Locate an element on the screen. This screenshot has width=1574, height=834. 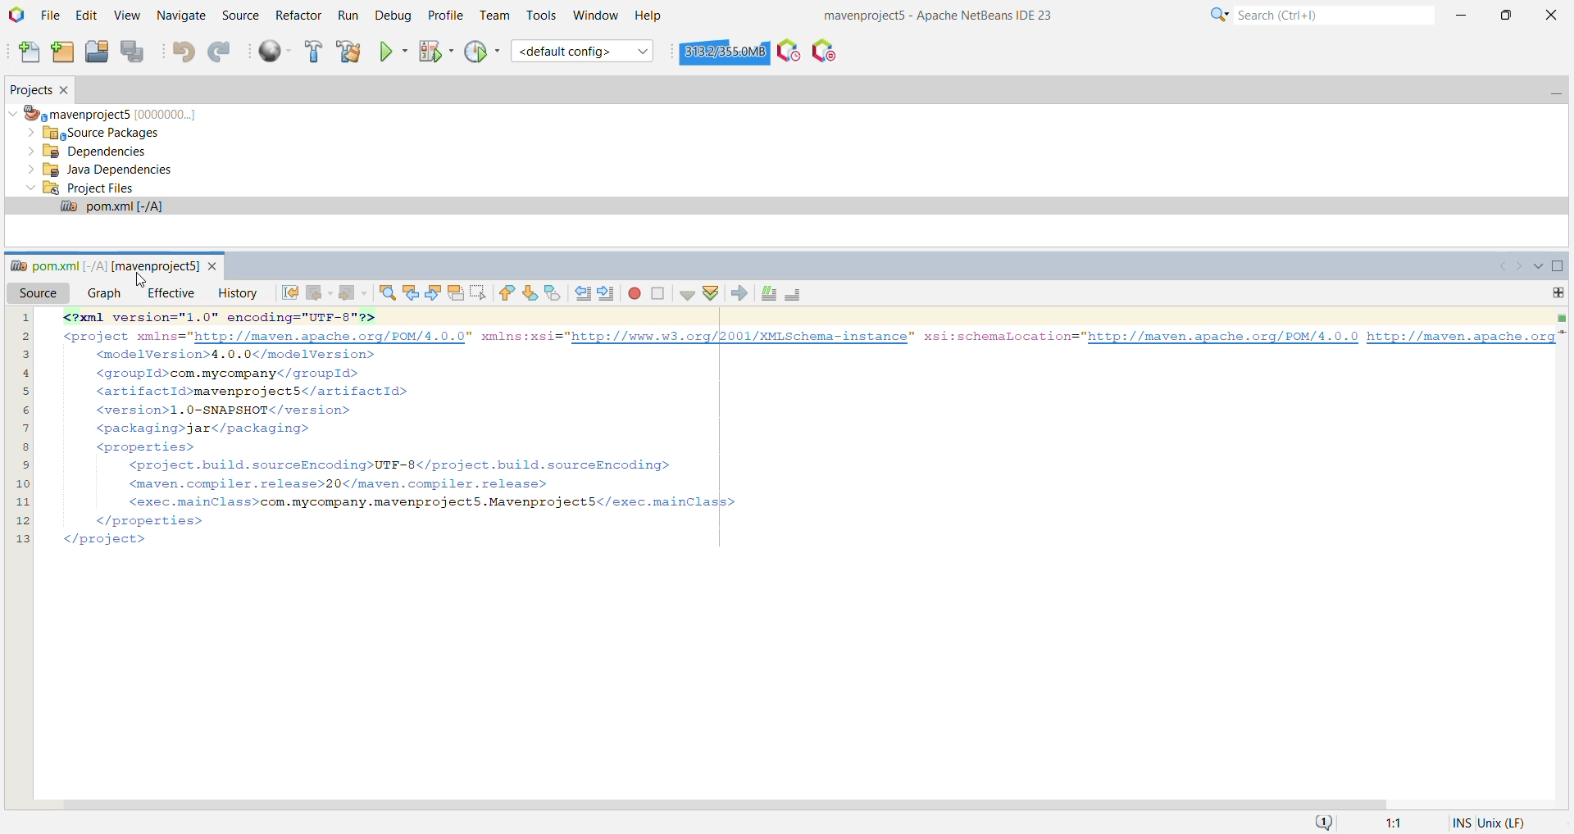
Source is located at coordinates (39, 292).